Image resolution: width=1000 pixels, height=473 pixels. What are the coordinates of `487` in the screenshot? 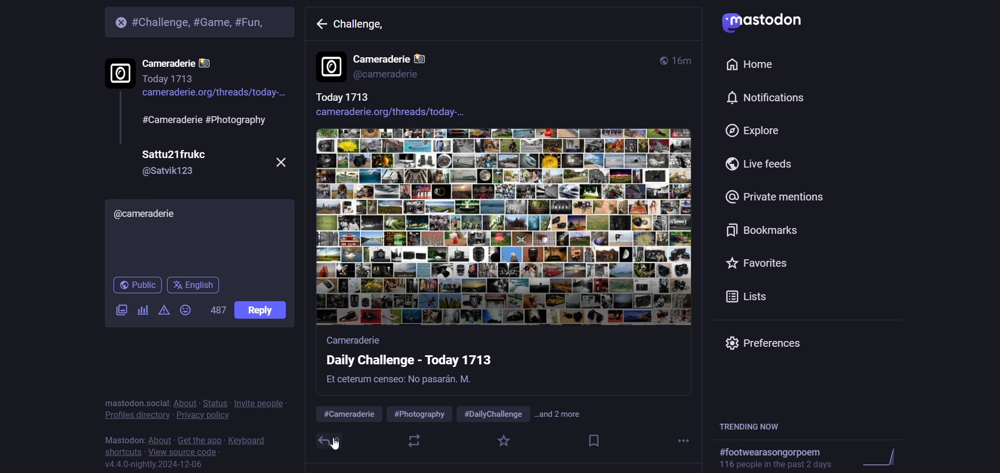 It's located at (218, 310).